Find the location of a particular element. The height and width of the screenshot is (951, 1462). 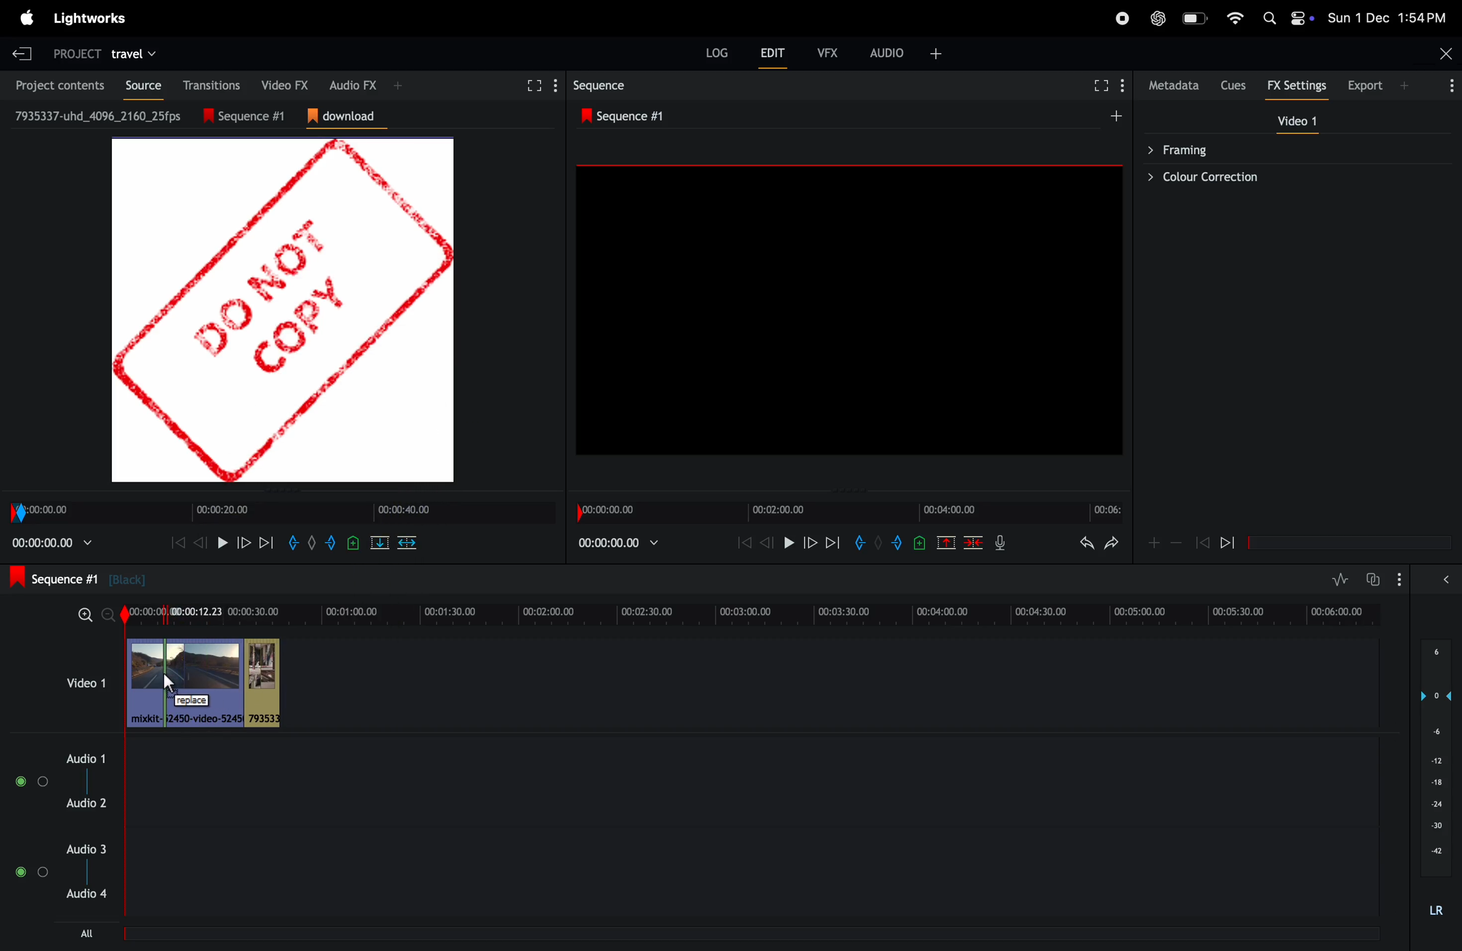

audio + is located at coordinates (888, 53).